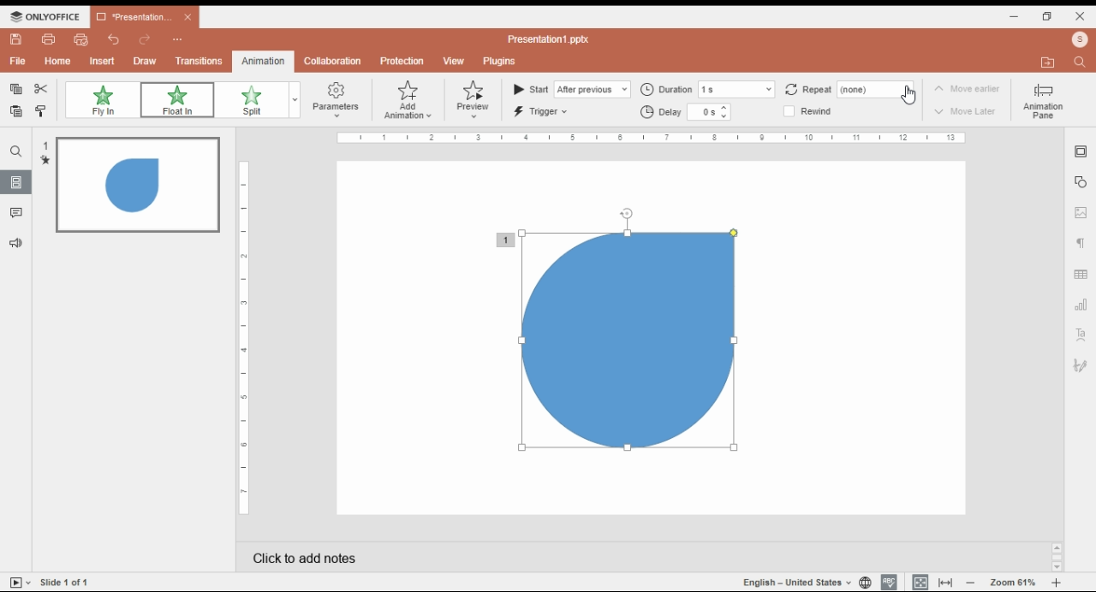  What do you see at coordinates (1081, 212) in the screenshot?
I see `image settings` at bounding box center [1081, 212].